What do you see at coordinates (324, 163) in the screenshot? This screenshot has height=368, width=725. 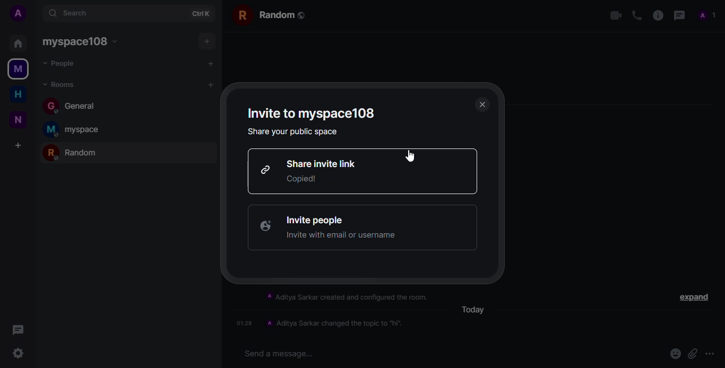 I see `share` at bounding box center [324, 163].